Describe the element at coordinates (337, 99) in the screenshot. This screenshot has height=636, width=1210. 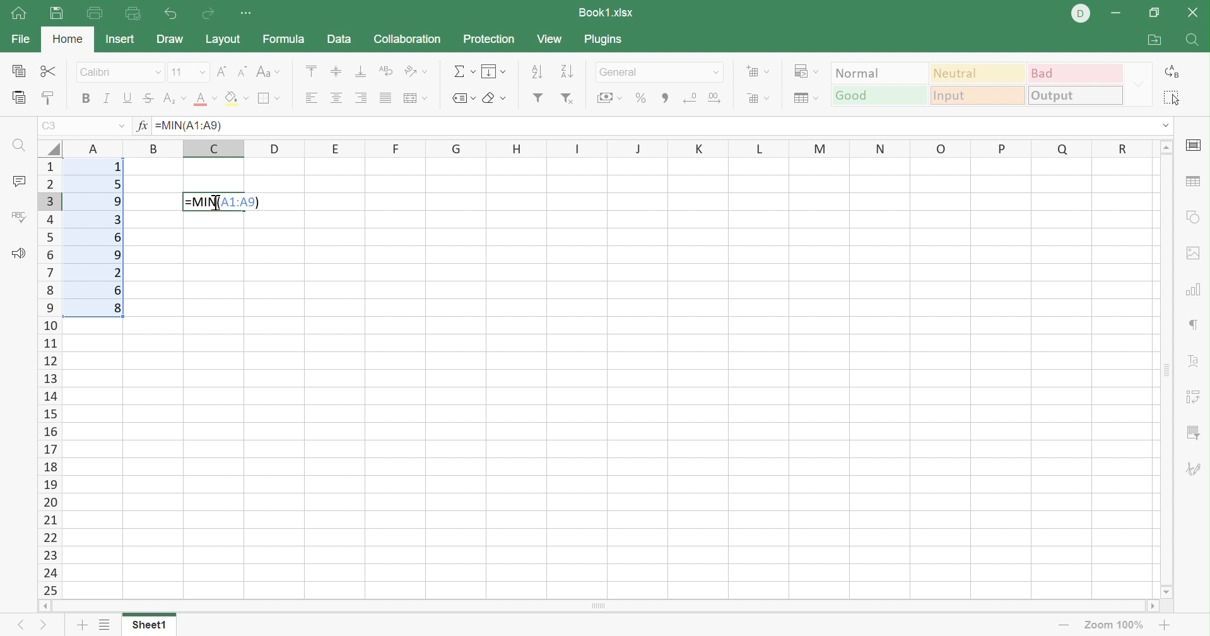
I see `Align center` at that location.